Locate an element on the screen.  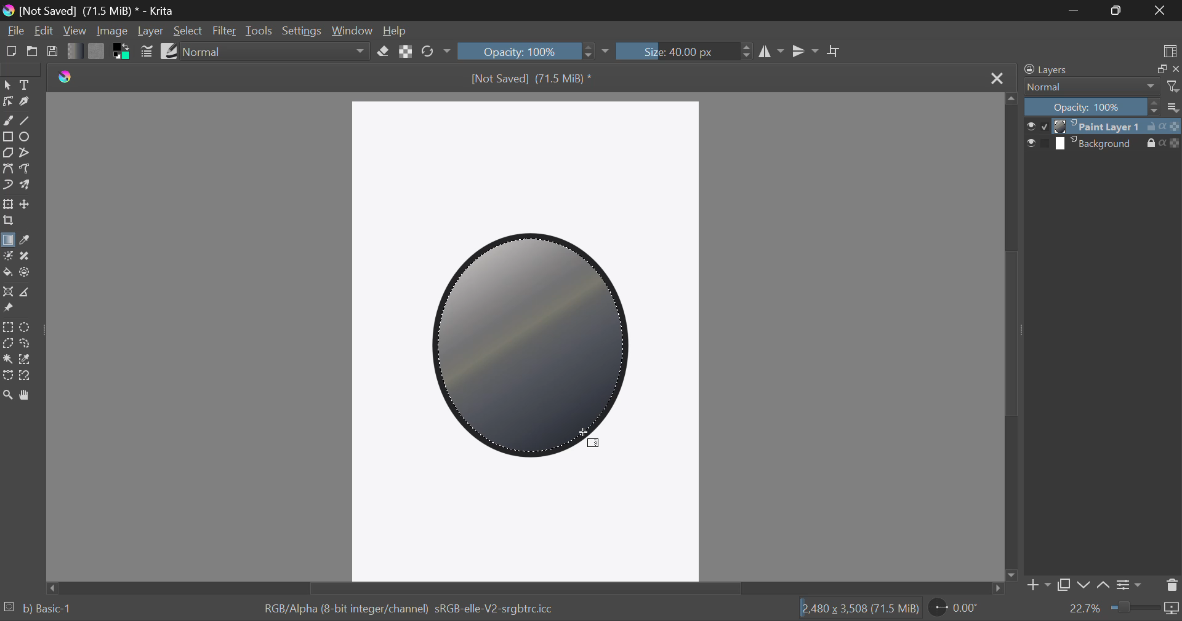
Measurement is located at coordinates (29, 293).